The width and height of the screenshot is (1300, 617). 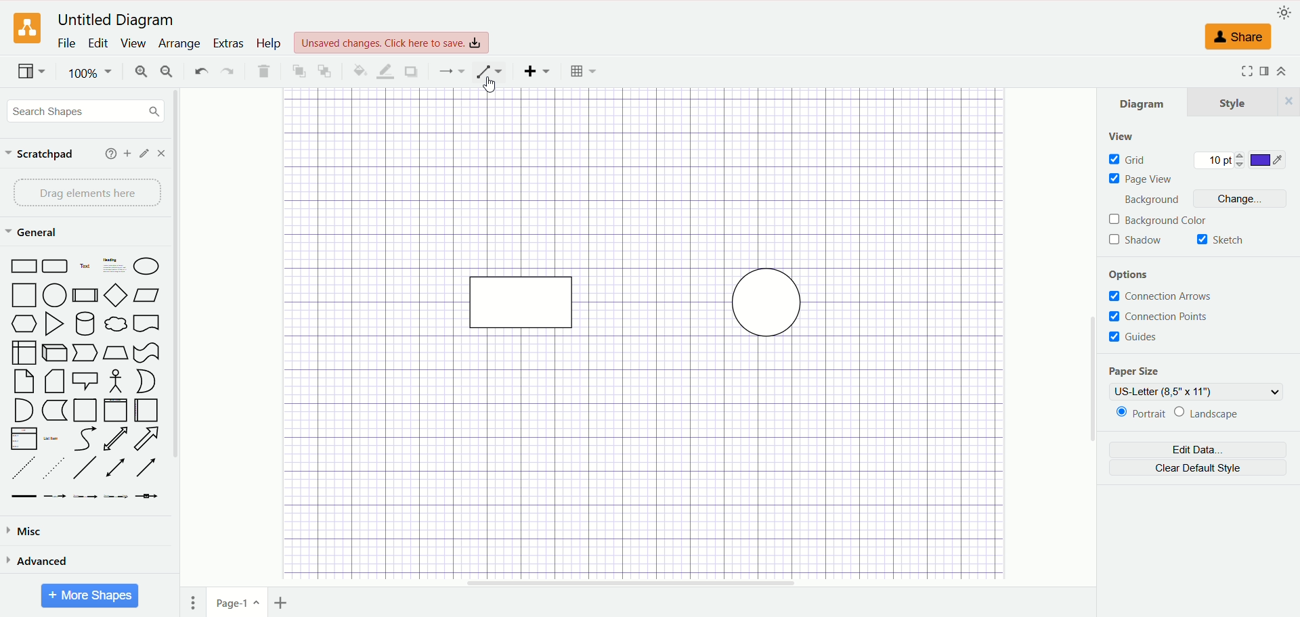 What do you see at coordinates (179, 44) in the screenshot?
I see `arrange` at bounding box center [179, 44].